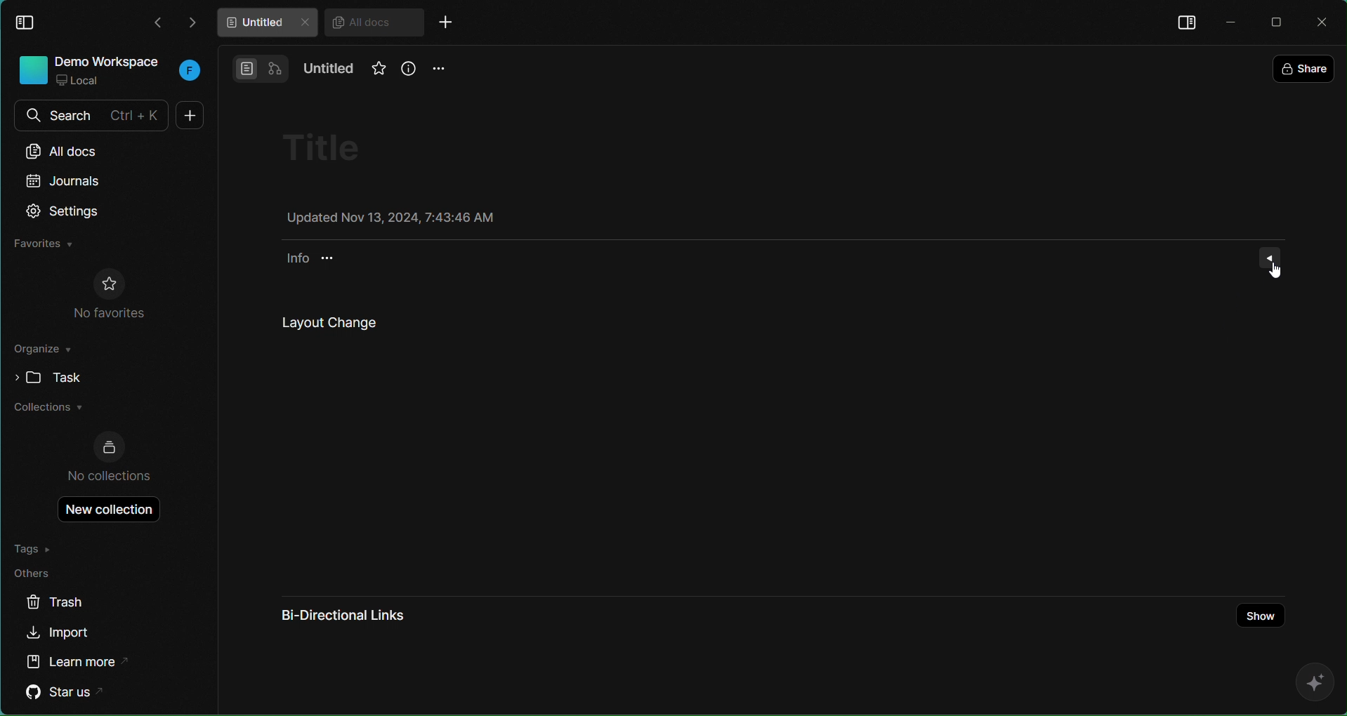 This screenshot has width=1347, height=716. What do you see at coordinates (1325, 22) in the screenshot?
I see `x` at bounding box center [1325, 22].